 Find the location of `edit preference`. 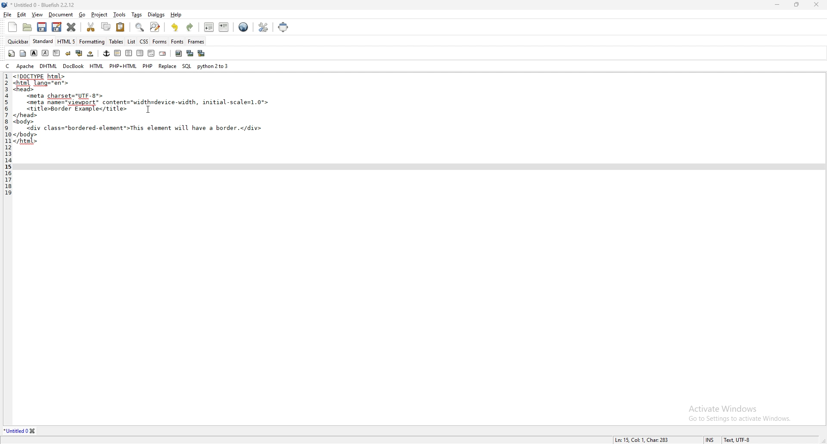

edit preference is located at coordinates (262, 28).